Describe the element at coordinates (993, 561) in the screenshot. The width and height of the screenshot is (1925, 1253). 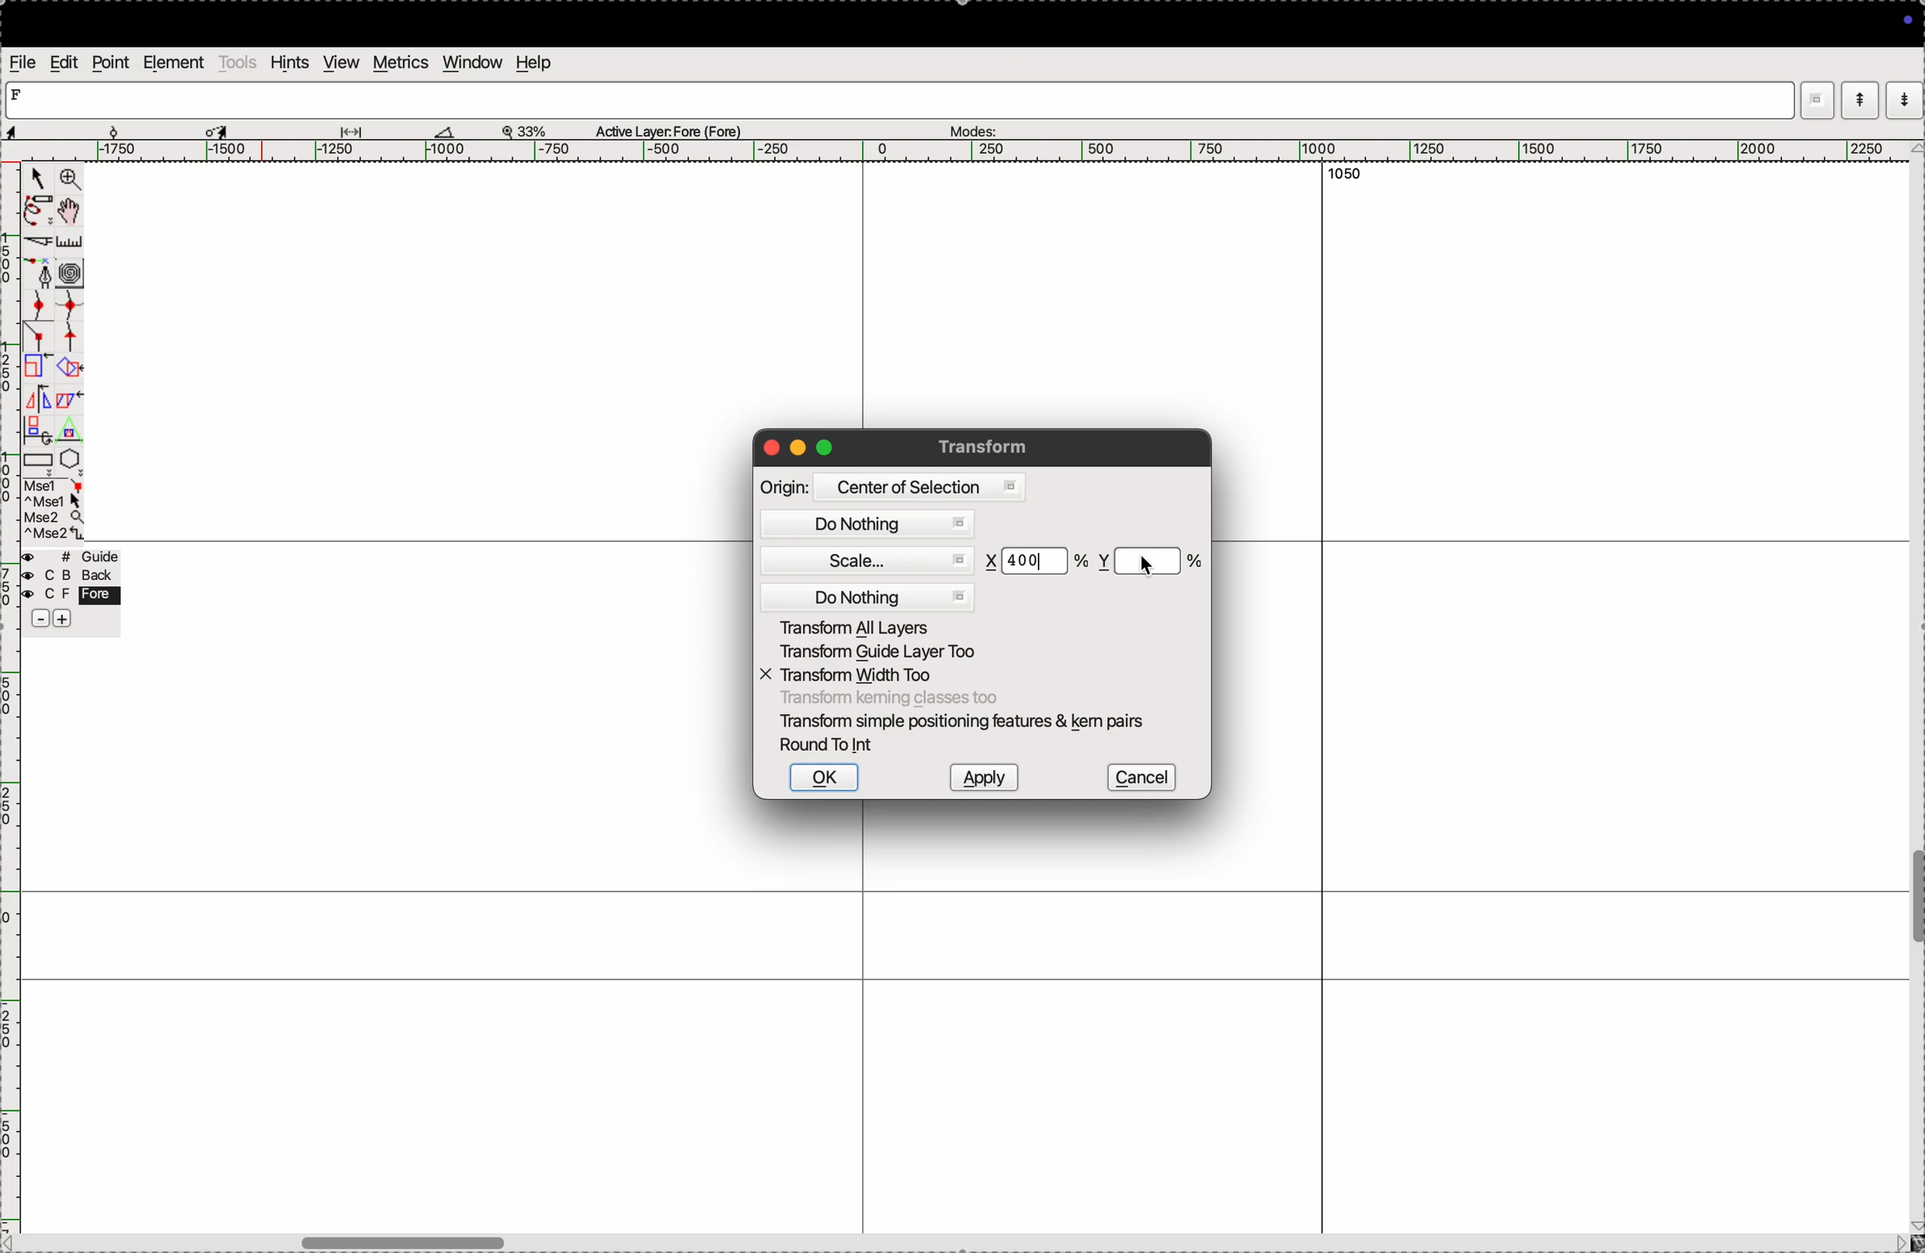
I see `x co-ordinate` at that location.